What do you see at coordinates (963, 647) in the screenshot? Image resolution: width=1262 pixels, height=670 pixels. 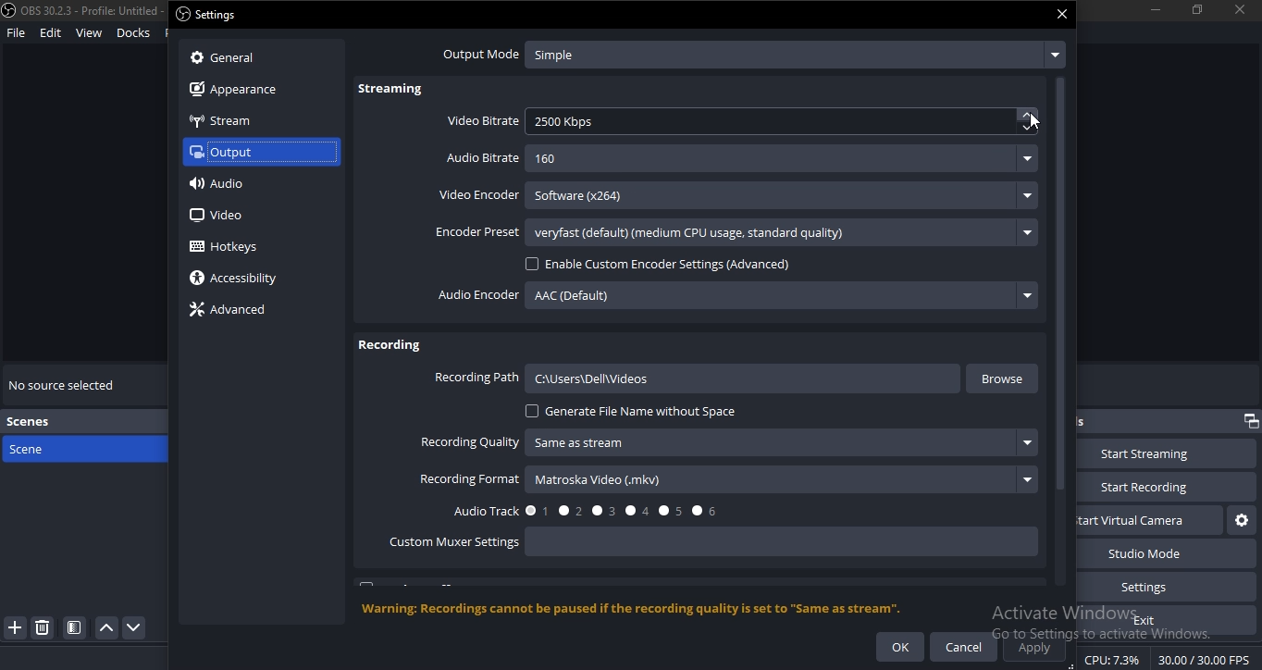 I see `cancel` at bounding box center [963, 647].